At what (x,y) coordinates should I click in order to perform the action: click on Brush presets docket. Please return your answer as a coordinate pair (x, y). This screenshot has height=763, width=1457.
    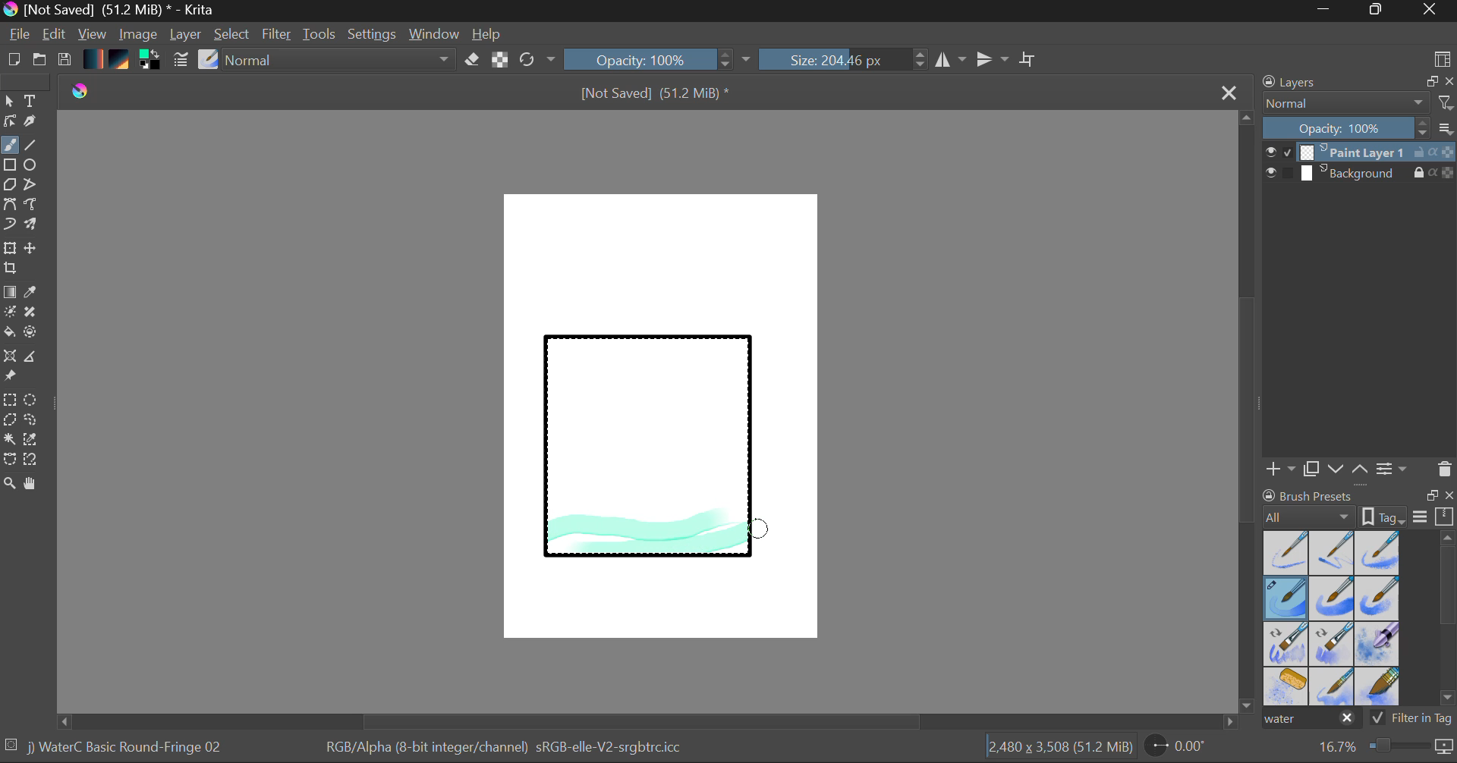
    Looking at the image, I should click on (1358, 506).